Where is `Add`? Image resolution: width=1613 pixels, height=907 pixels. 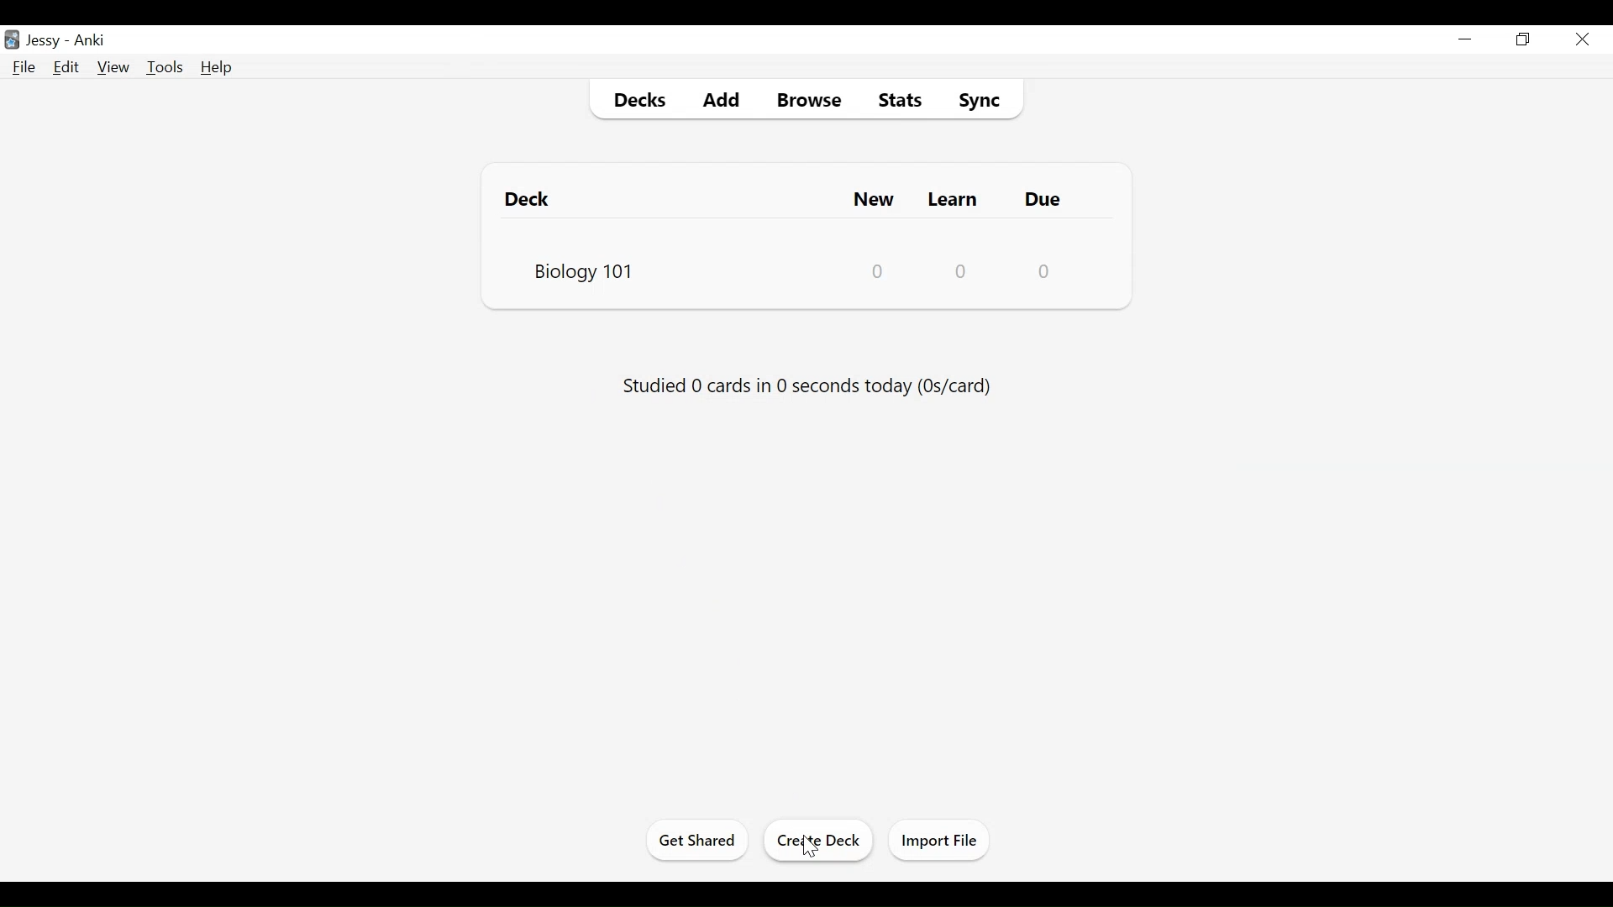 Add is located at coordinates (720, 97).